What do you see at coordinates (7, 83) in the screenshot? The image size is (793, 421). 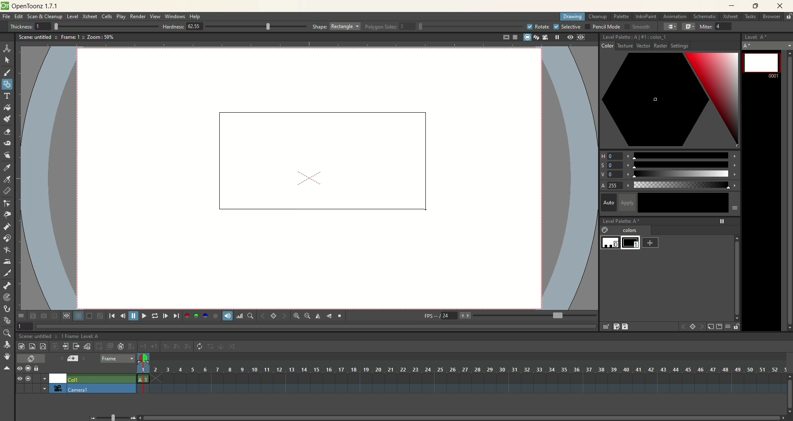 I see `geometry tool` at bounding box center [7, 83].